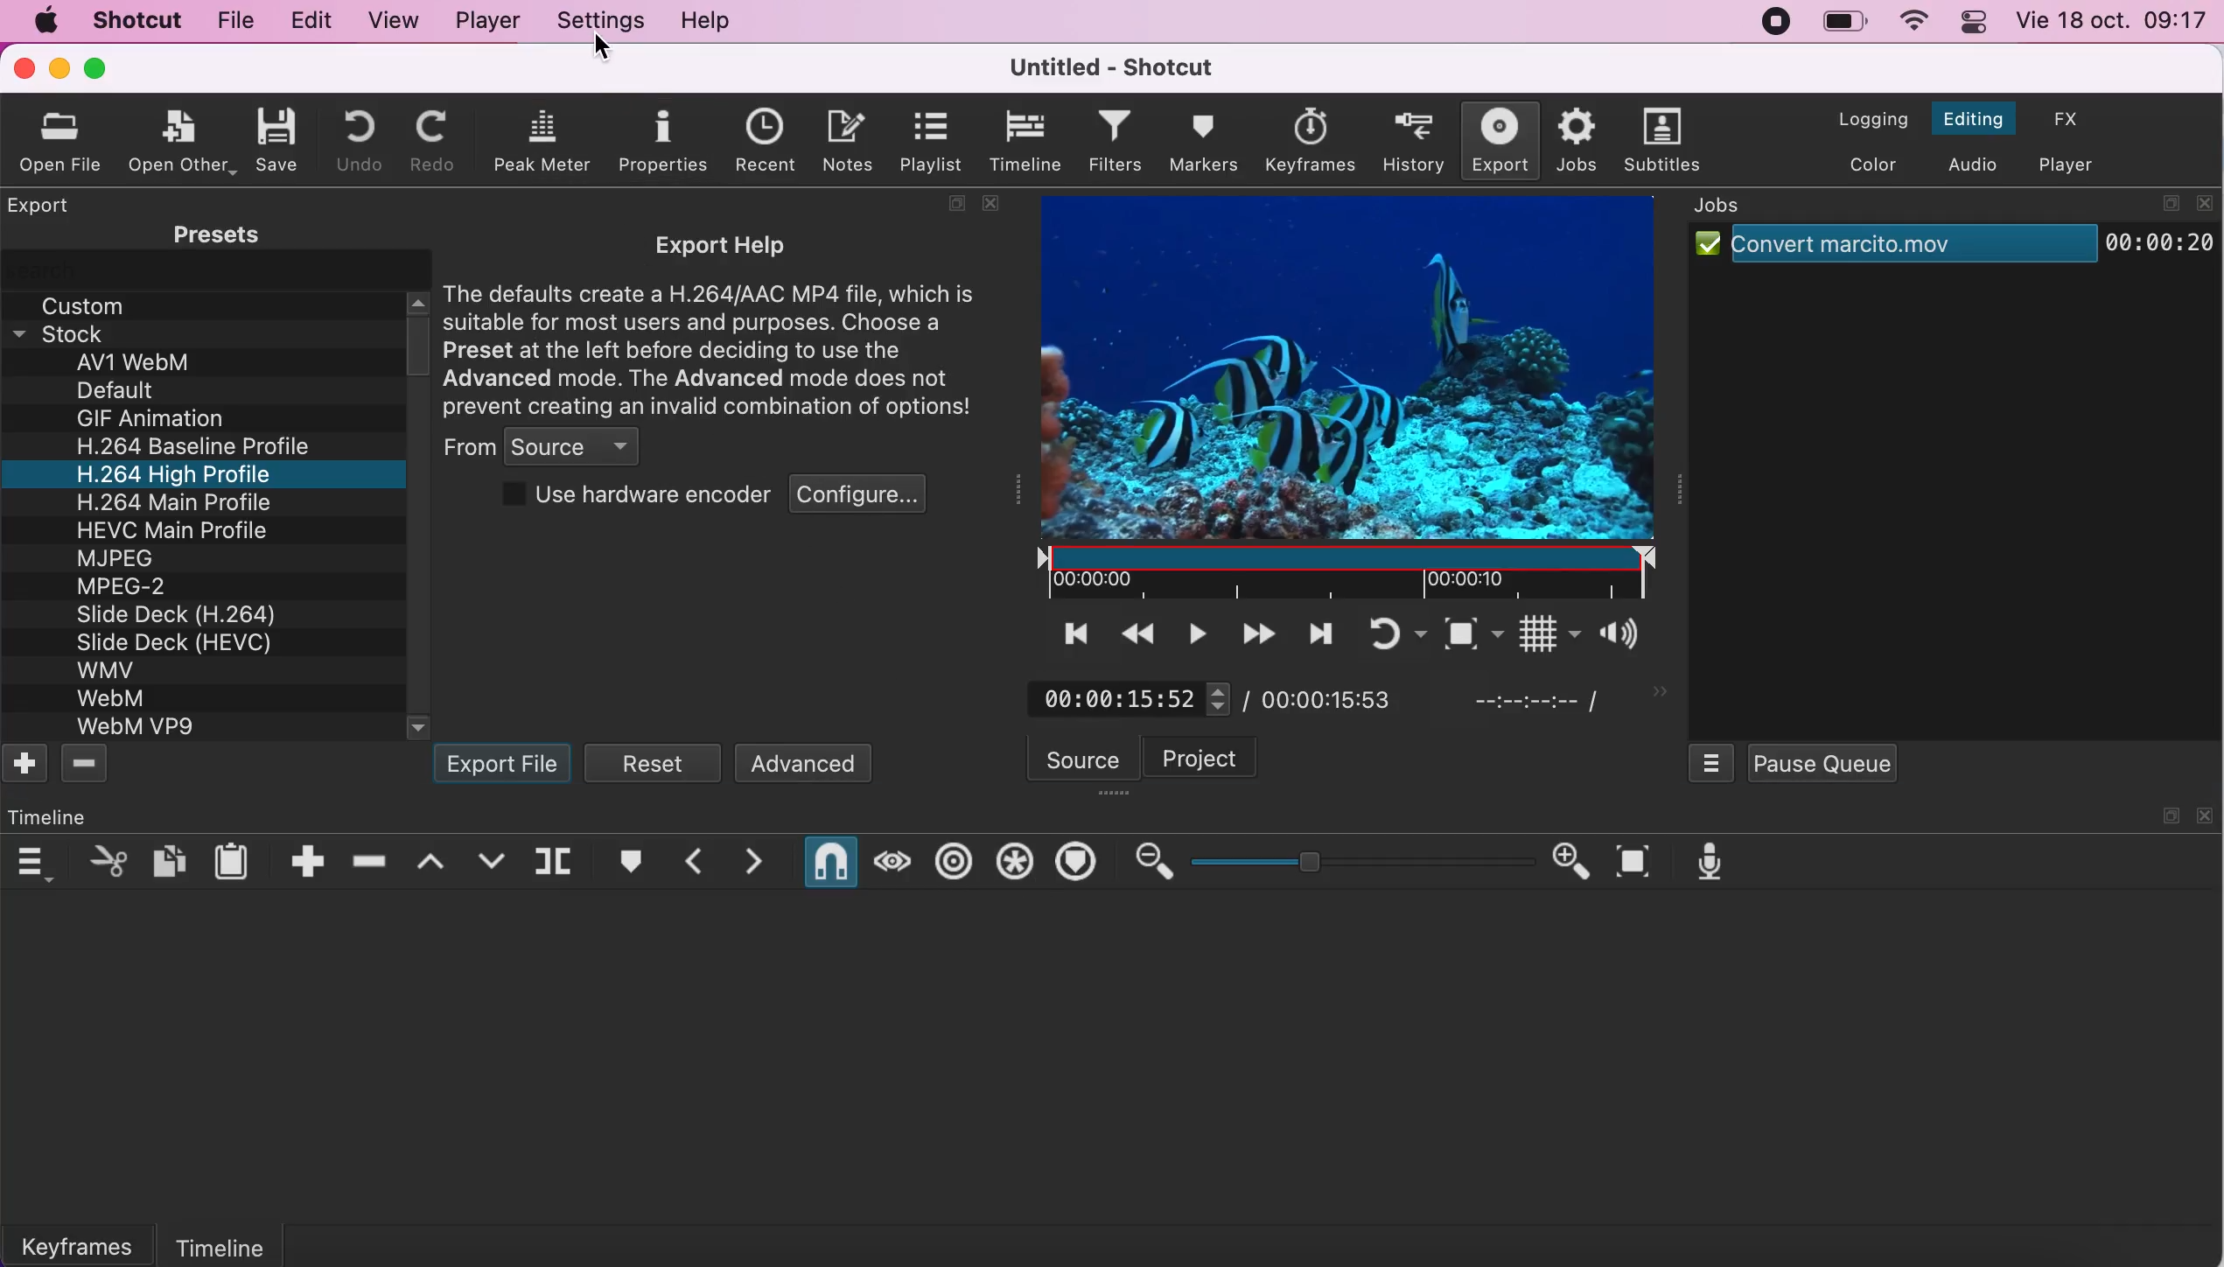 Image resolution: width=2224 pixels, height=1267 pixels. I want to click on clip, so click(1353, 396).